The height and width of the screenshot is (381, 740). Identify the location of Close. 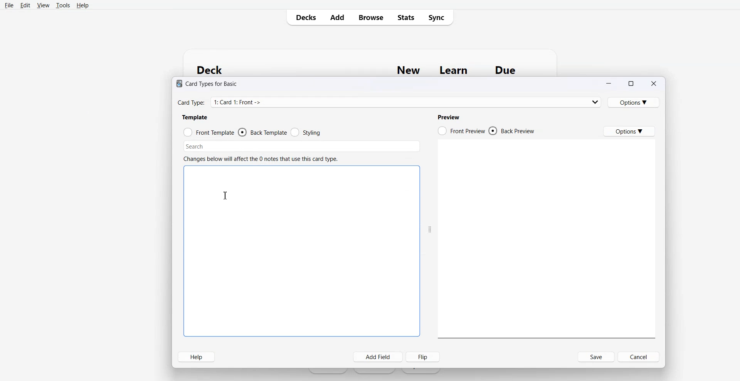
(653, 84).